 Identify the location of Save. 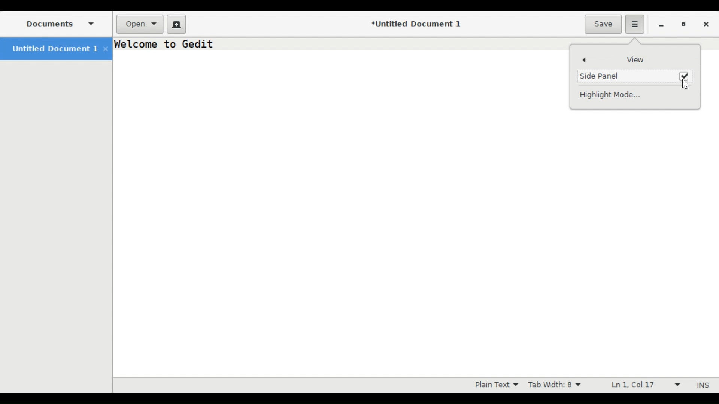
(604, 24).